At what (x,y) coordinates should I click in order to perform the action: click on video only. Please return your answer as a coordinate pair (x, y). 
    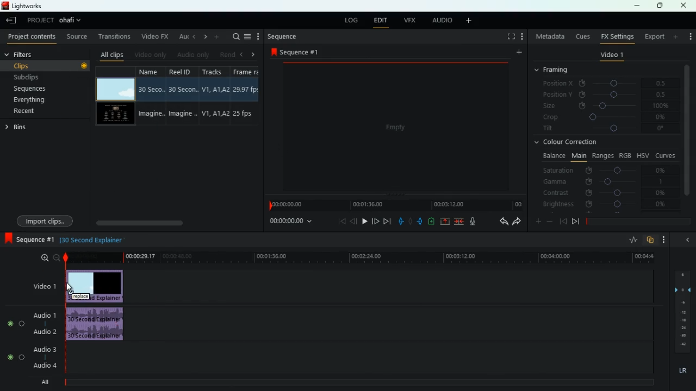
    Looking at the image, I should click on (151, 54).